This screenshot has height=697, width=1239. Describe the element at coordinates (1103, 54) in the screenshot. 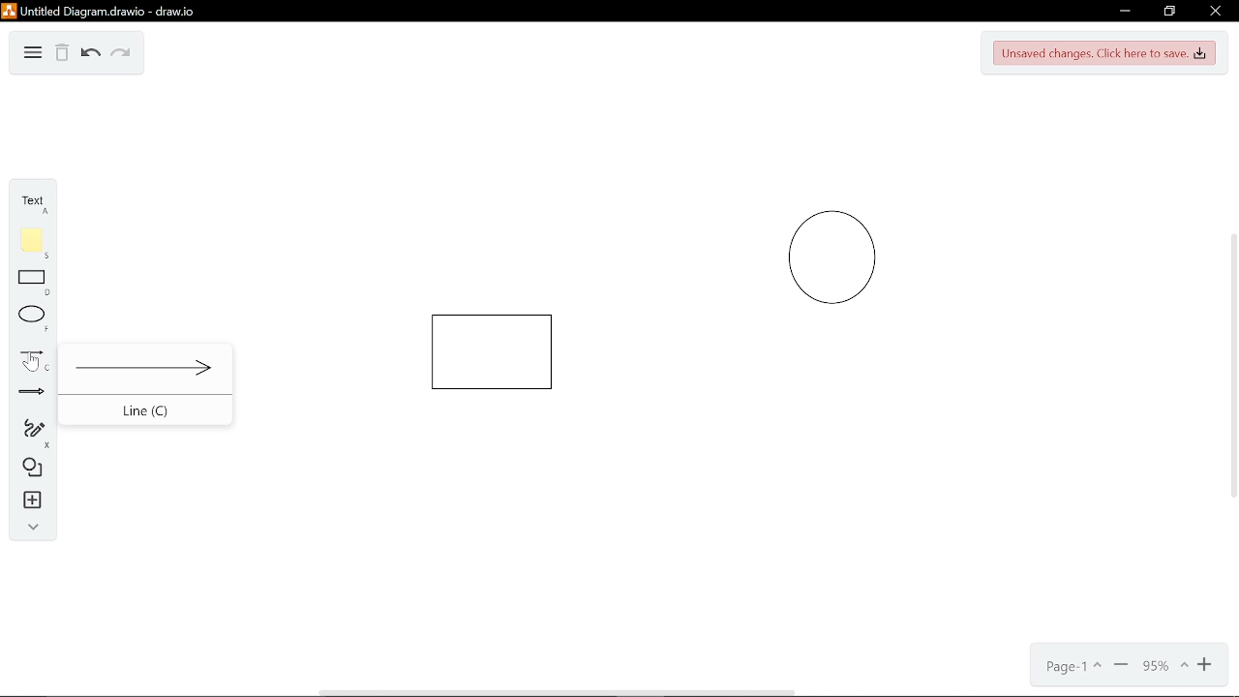

I see `unsaved changes. Click here to save.` at that location.